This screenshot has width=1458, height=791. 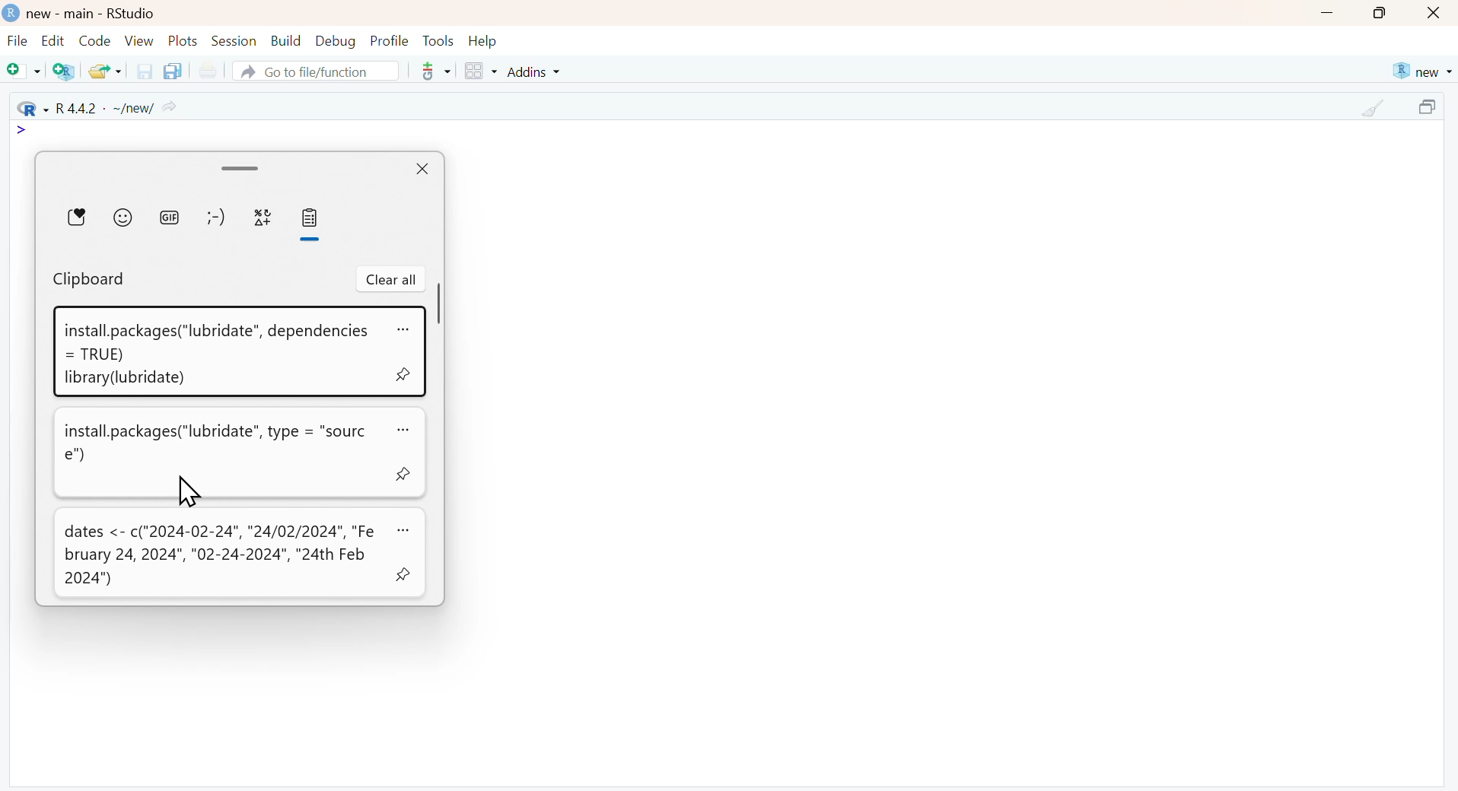 What do you see at coordinates (241, 167) in the screenshot?
I see `scroll bar` at bounding box center [241, 167].